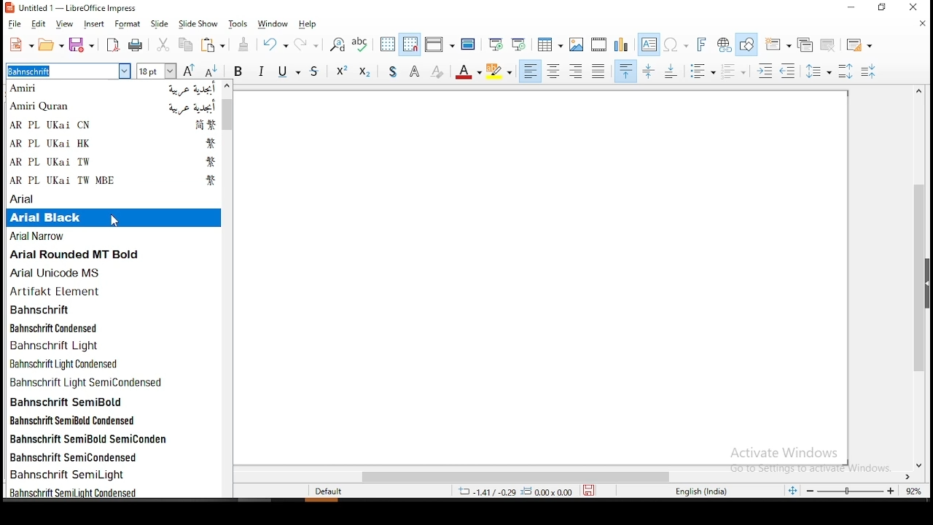  Describe the element at coordinates (747, 44) in the screenshot. I see `show draw functions` at that location.